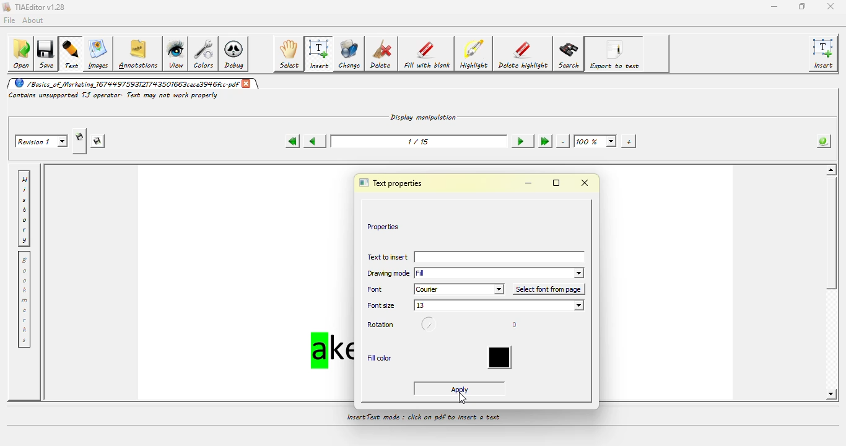 This screenshot has height=446, width=846. Describe the element at coordinates (248, 84) in the screenshot. I see `close` at that location.